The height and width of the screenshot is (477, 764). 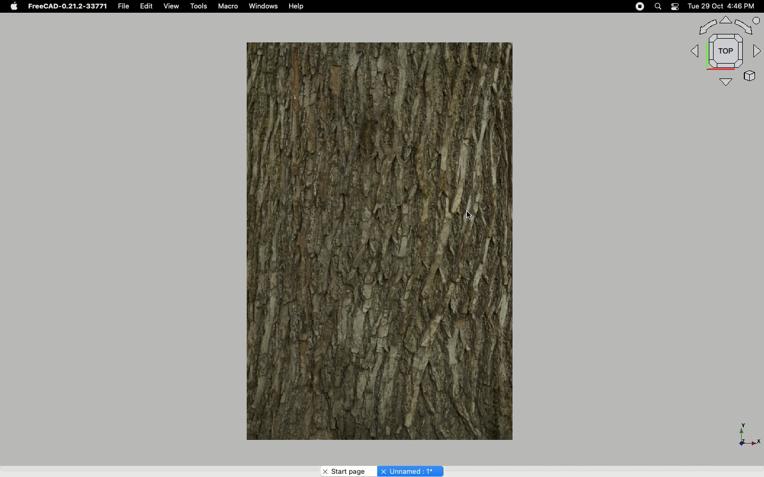 What do you see at coordinates (171, 6) in the screenshot?
I see `View` at bounding box center [171, 6].